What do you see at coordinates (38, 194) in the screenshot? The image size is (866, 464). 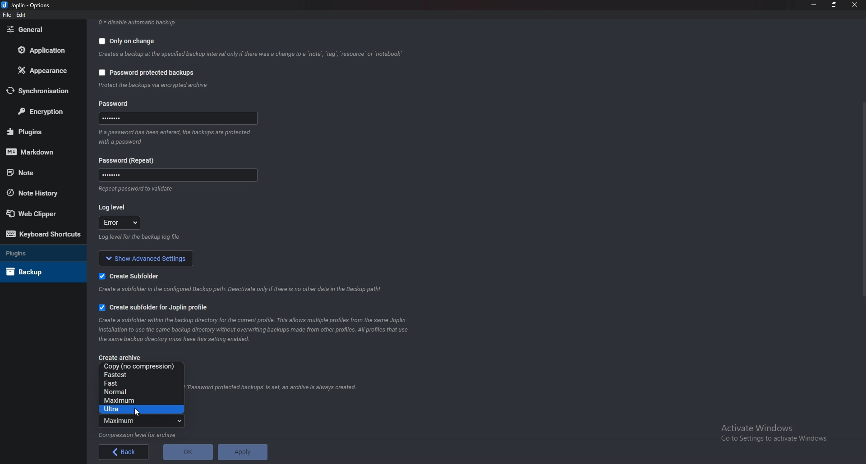 I see `Note history` at bounding box center [38, 194].